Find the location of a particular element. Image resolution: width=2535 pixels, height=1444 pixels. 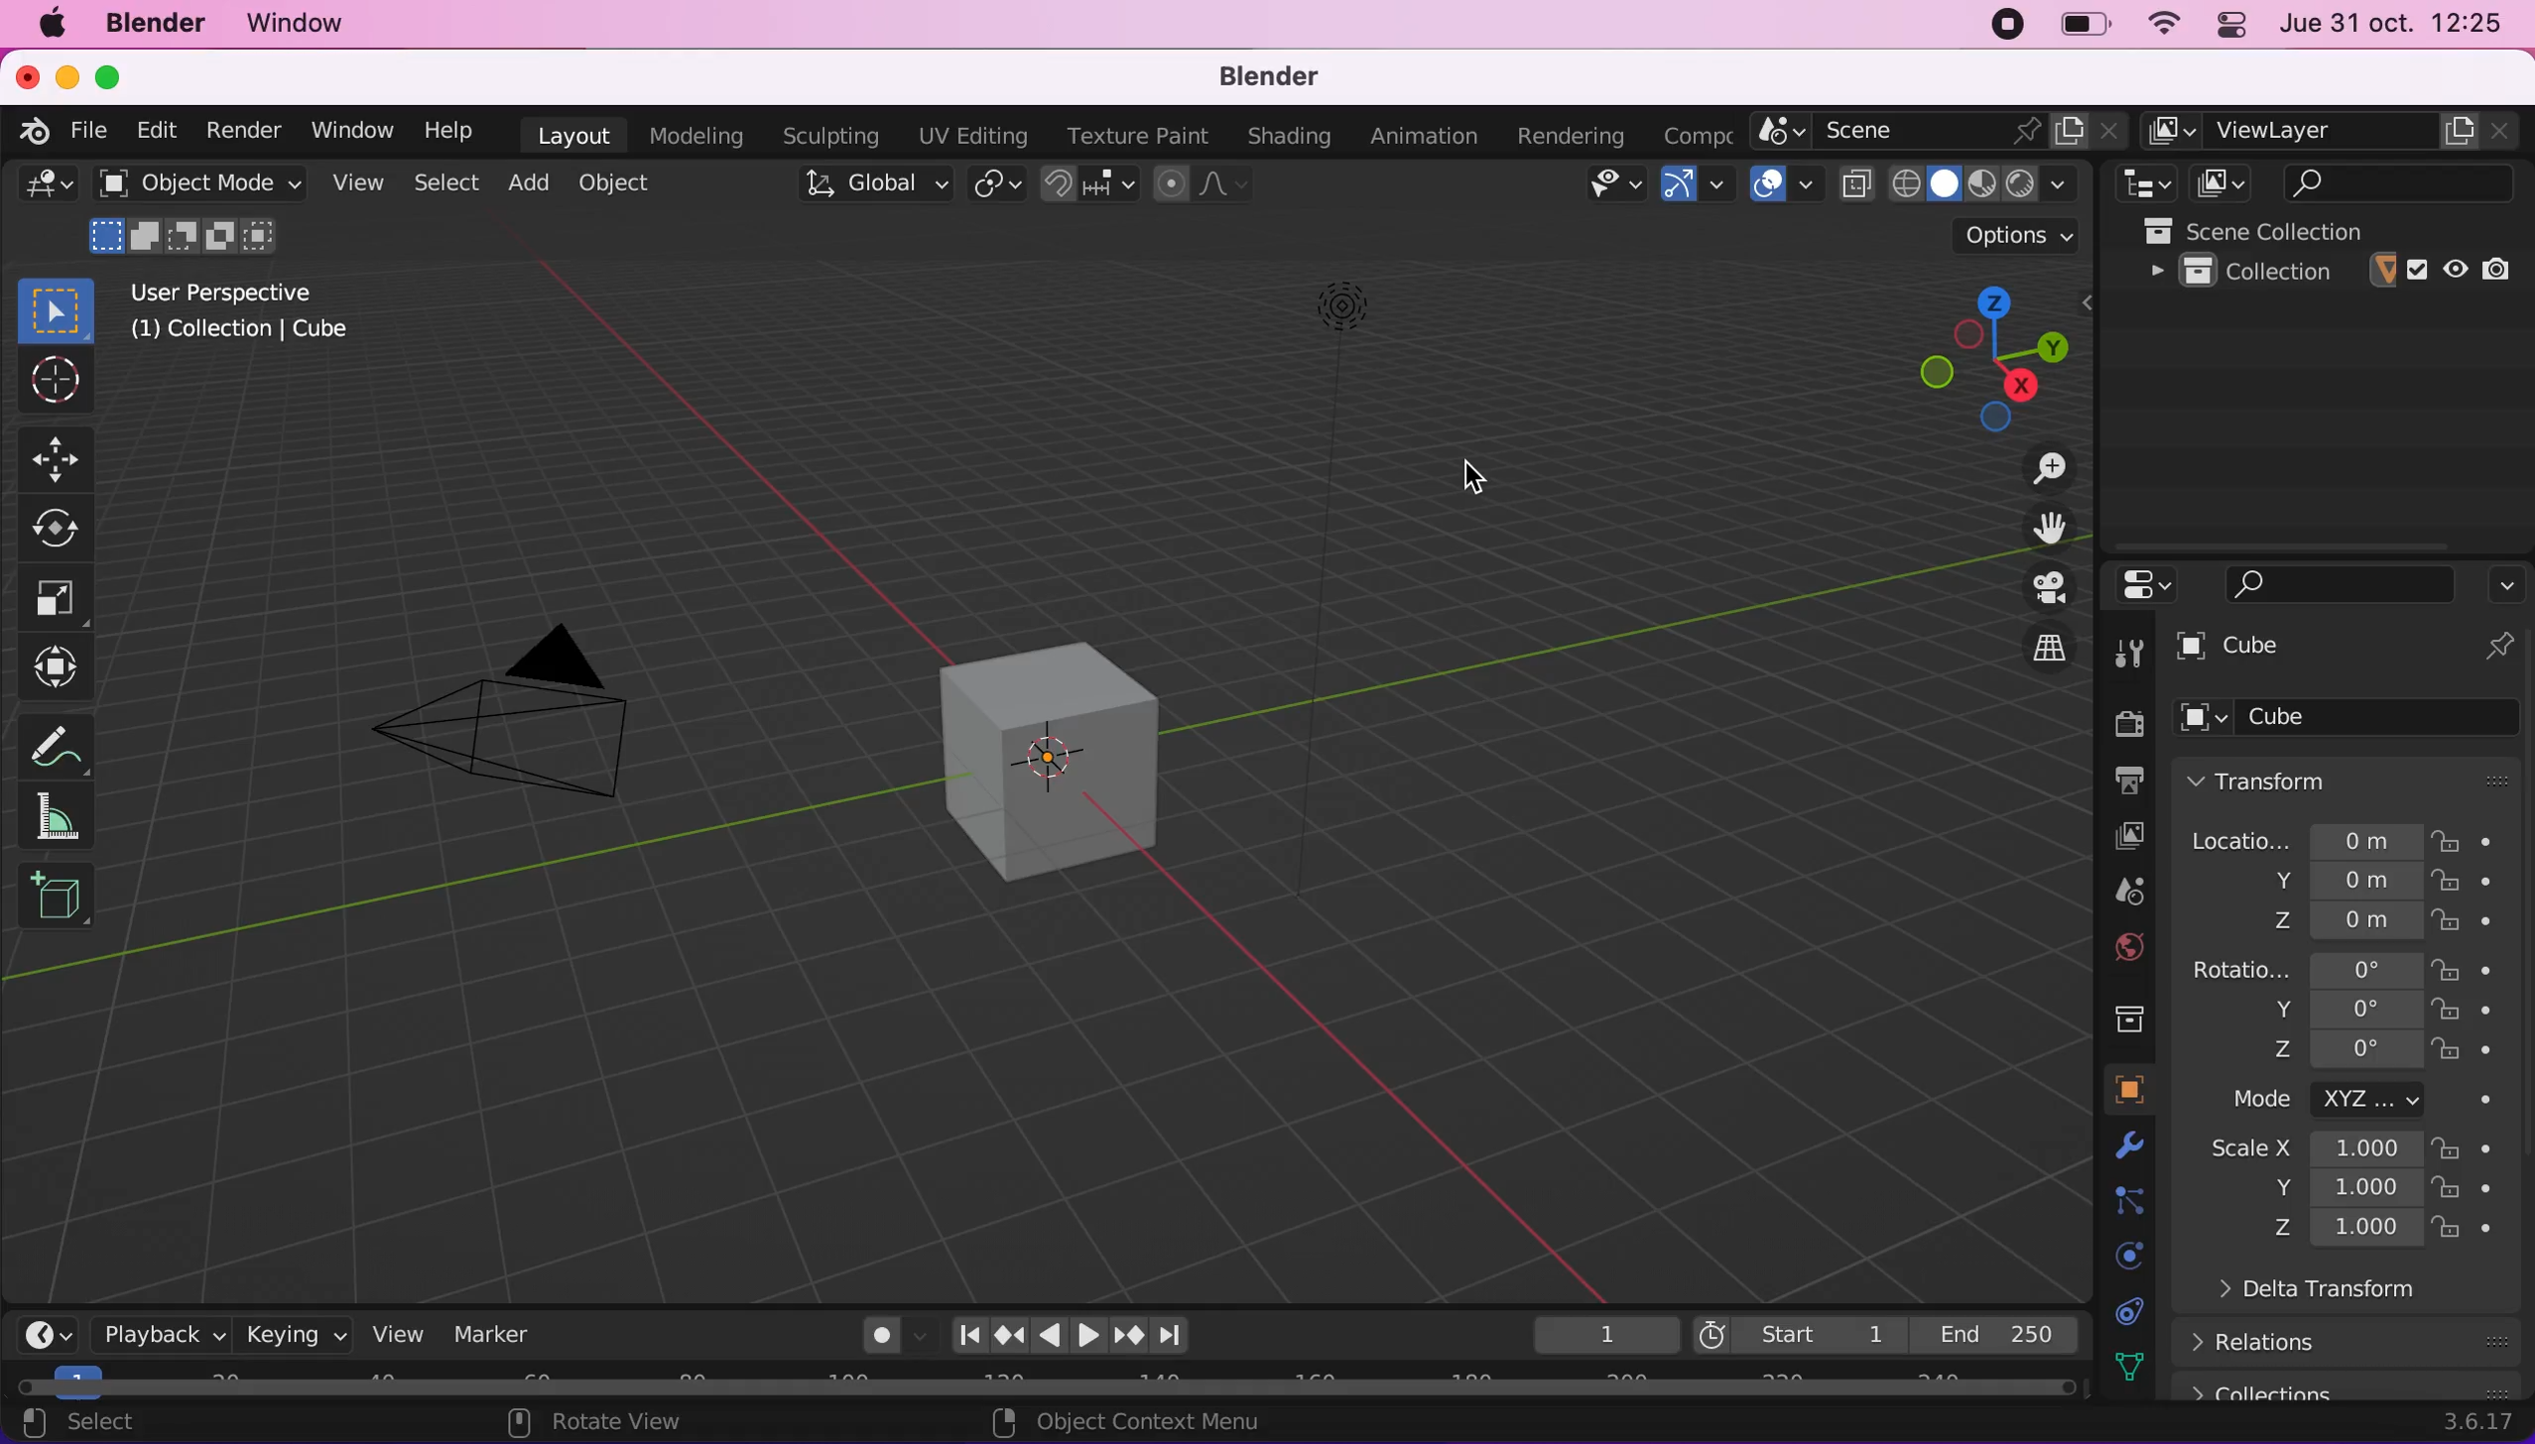

collections is located at coordinates (2118, 1014).